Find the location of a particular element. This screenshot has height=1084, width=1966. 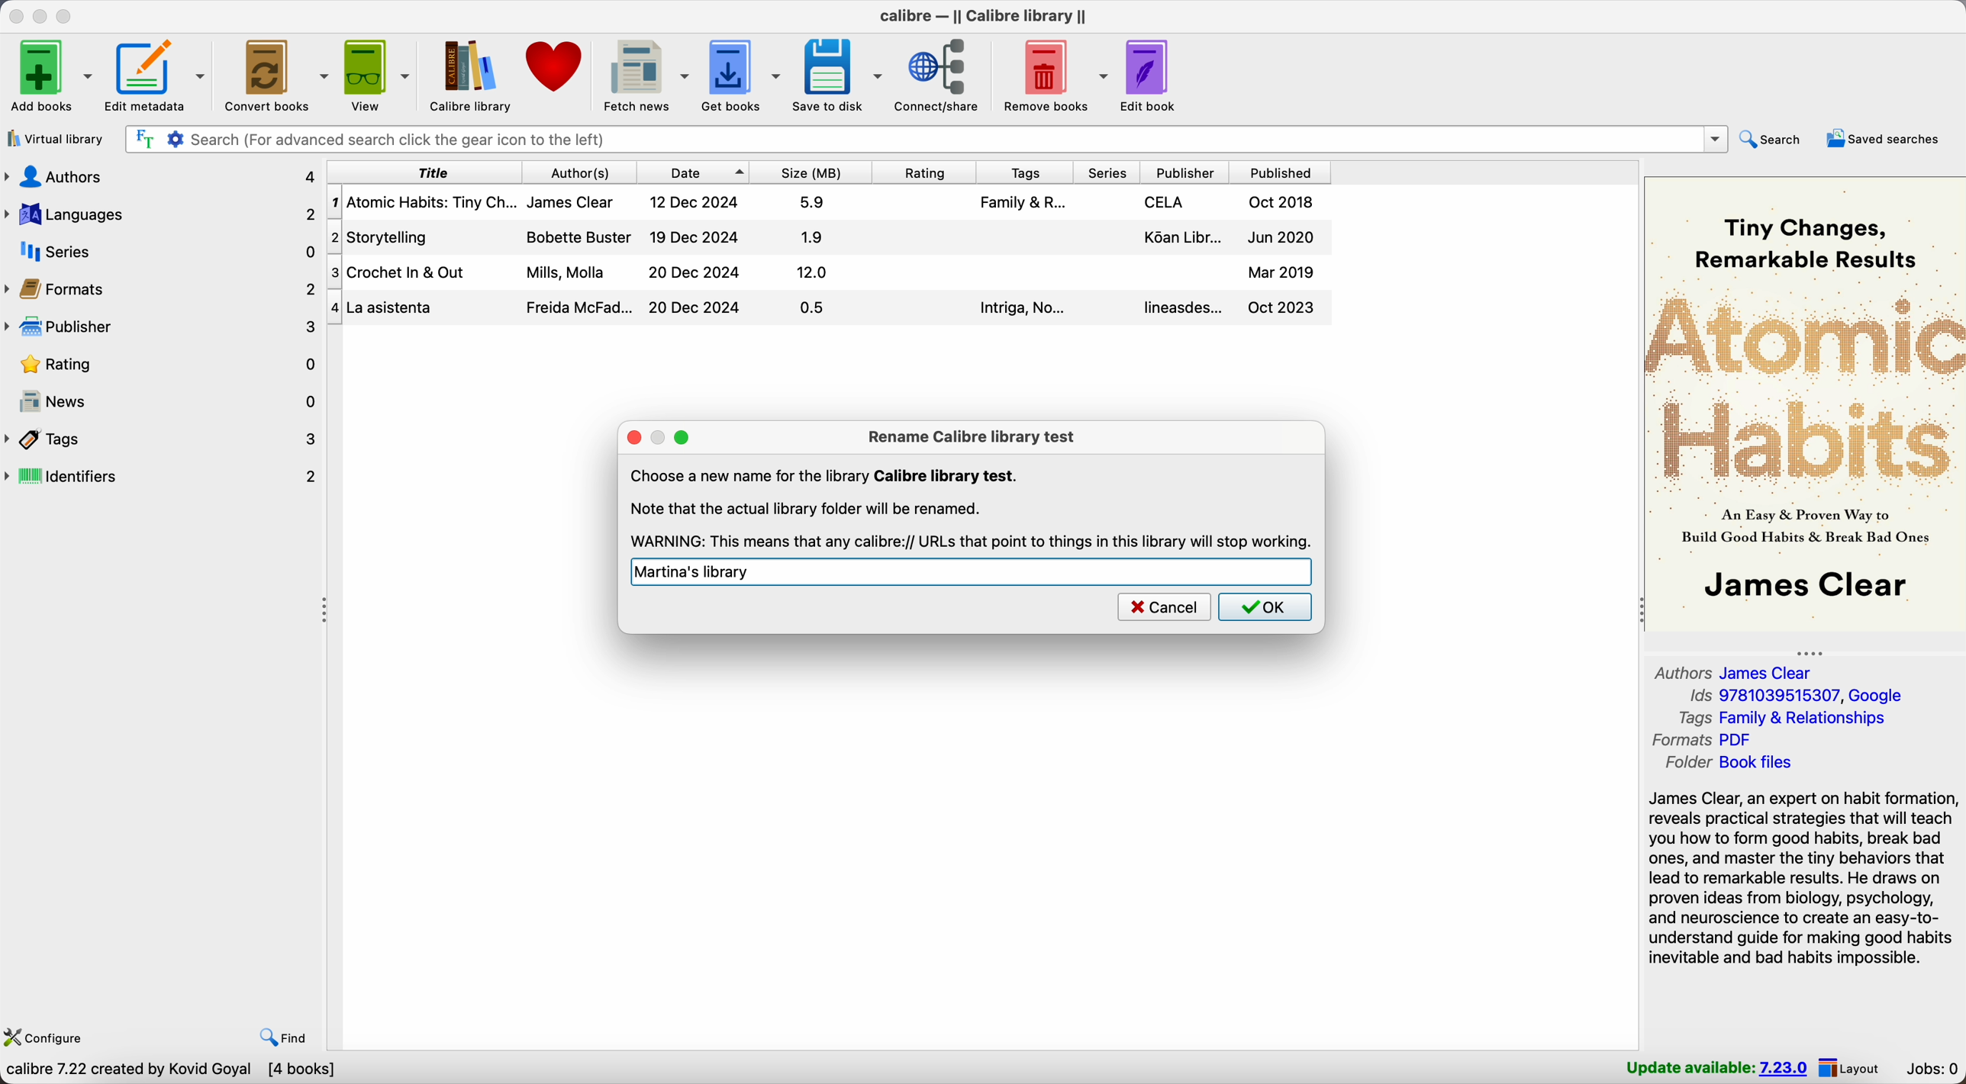

search is located at coordinates (1775, 140).